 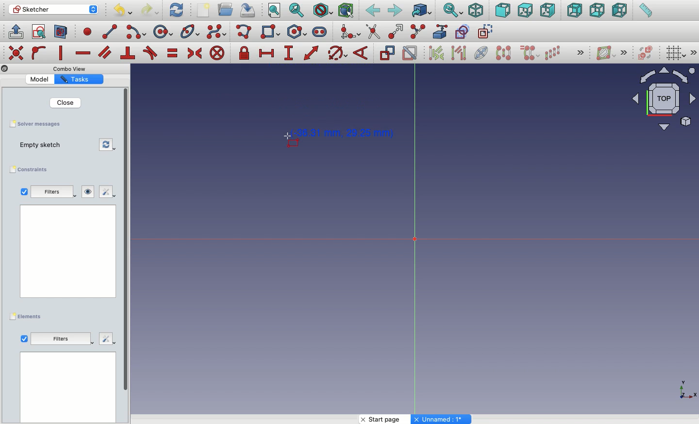 What do you see at coordinates (85, 31) in the screenshot?
I see `point` at bounding box center [85, 31].